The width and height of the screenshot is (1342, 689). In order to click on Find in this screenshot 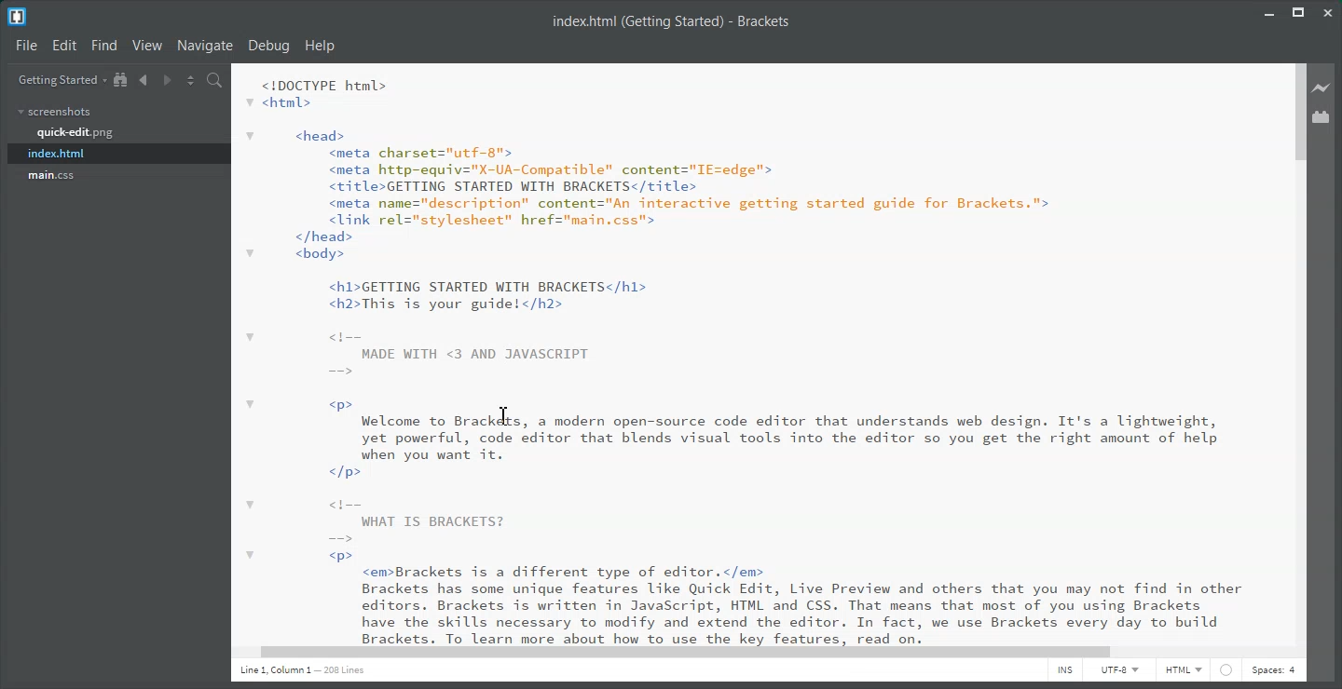, I will do `click(105, 46)`.